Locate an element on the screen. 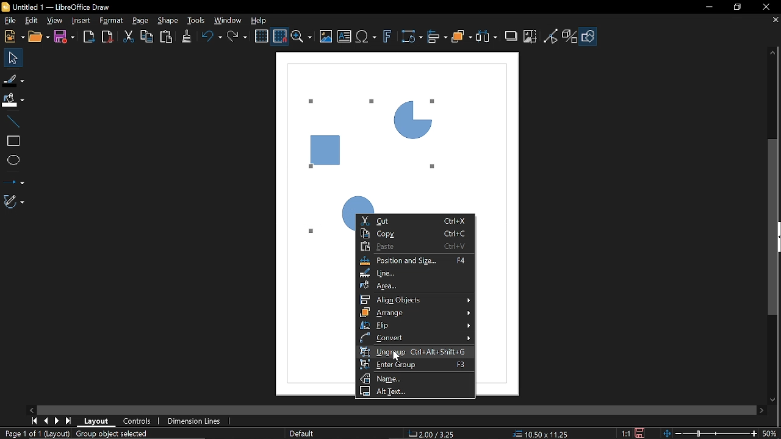  Save is located at coordinates (66, 38).